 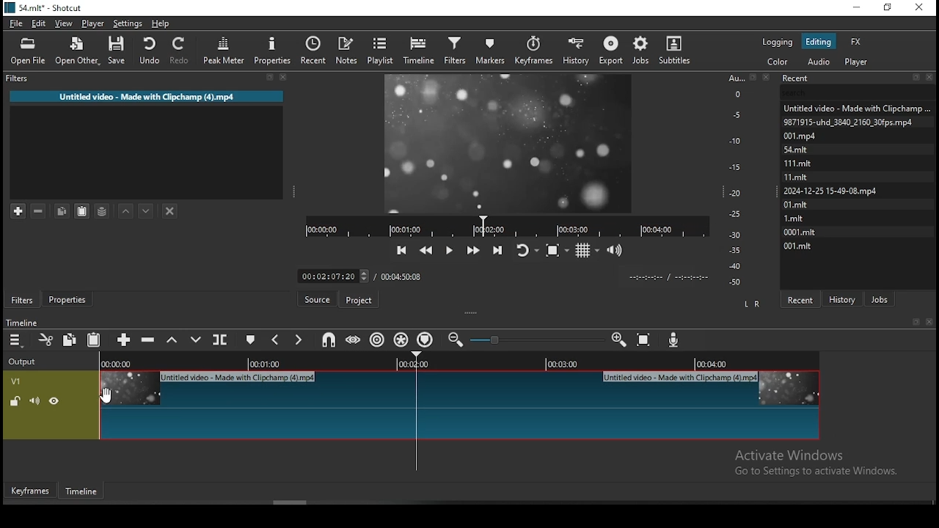 What do you see at coordinates (428, 249) in the screenshot?
I see `play quickly backwards` at bounding box center [428, 249].